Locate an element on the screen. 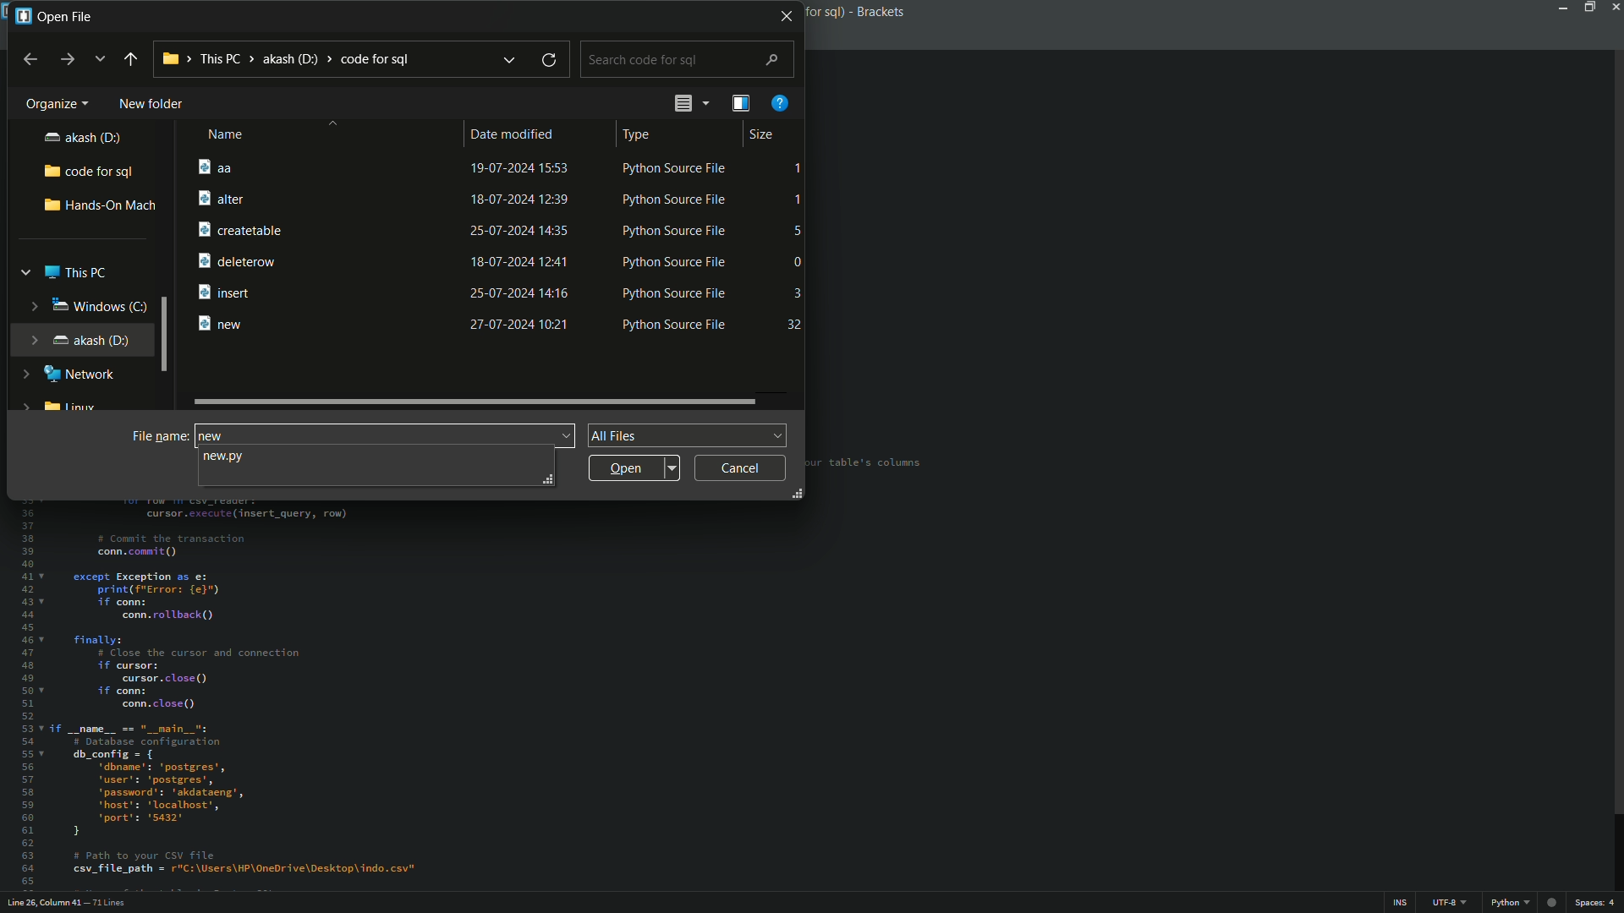  file encoding is located at coordinates (1451, 905).